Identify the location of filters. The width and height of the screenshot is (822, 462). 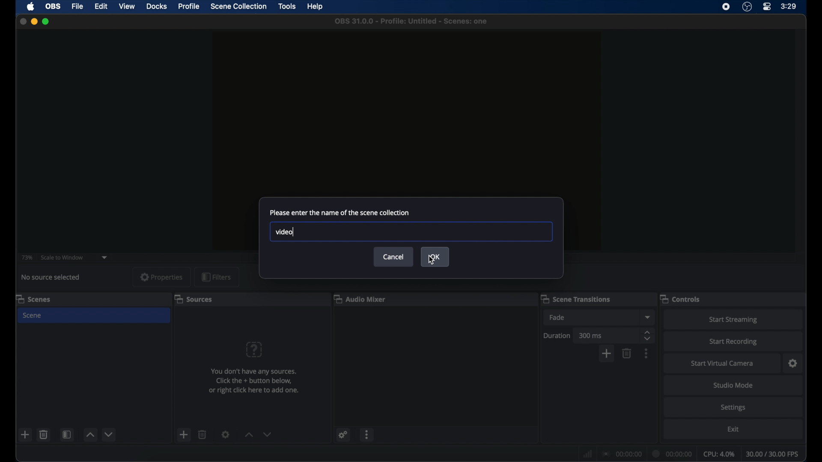
(217, 278).